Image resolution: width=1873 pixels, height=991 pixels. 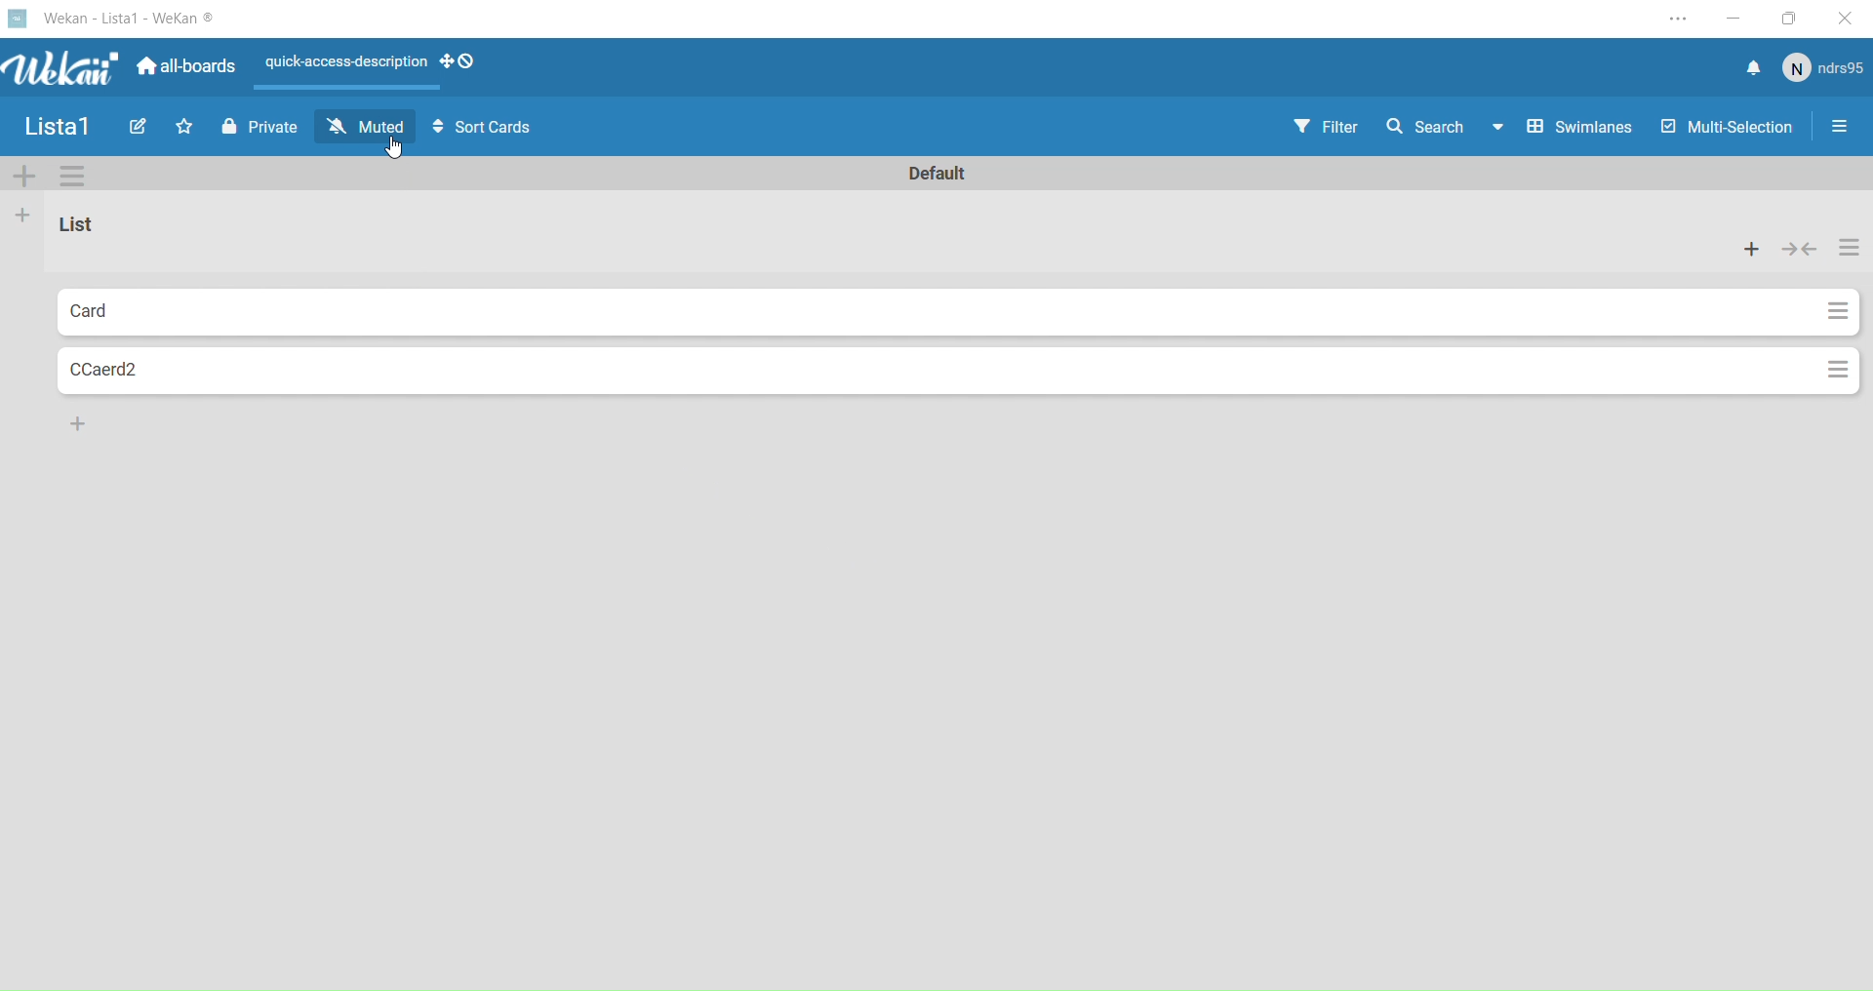 I want to click on Search, so click(x=1438, y=126).